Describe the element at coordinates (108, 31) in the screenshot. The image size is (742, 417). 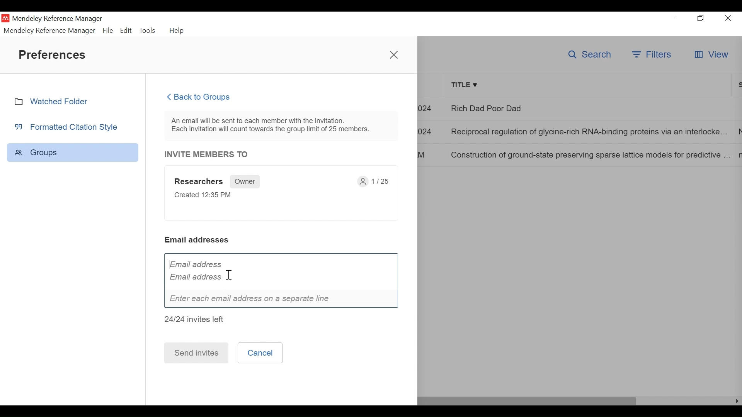
I see `File` at that location.